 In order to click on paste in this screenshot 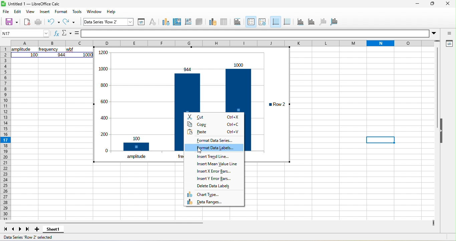, I will do `click(213, 133)`.